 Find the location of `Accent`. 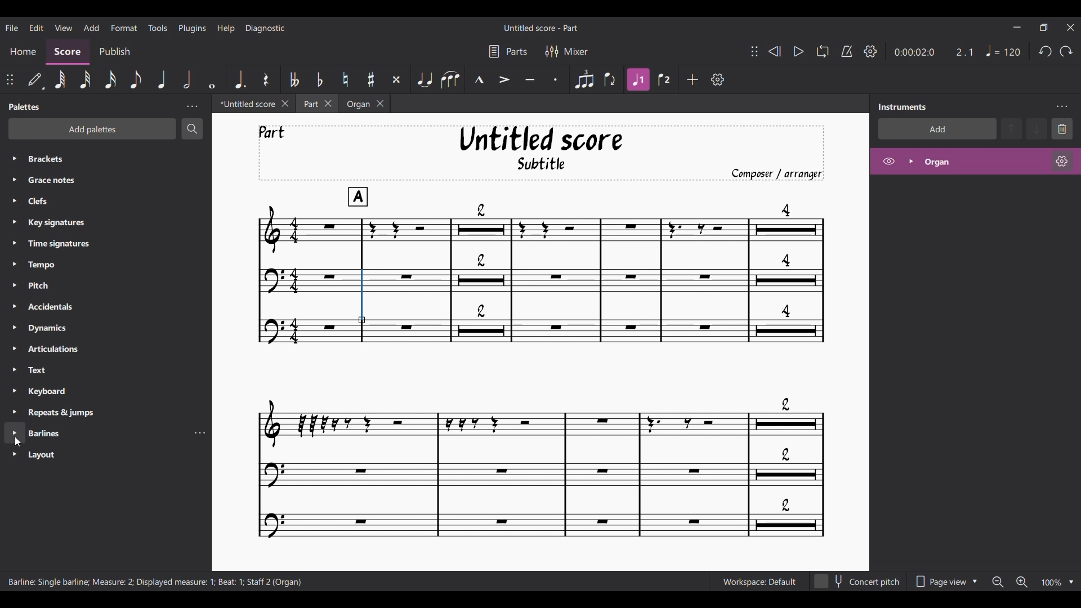

Accent is located at coordinates (504, 79).